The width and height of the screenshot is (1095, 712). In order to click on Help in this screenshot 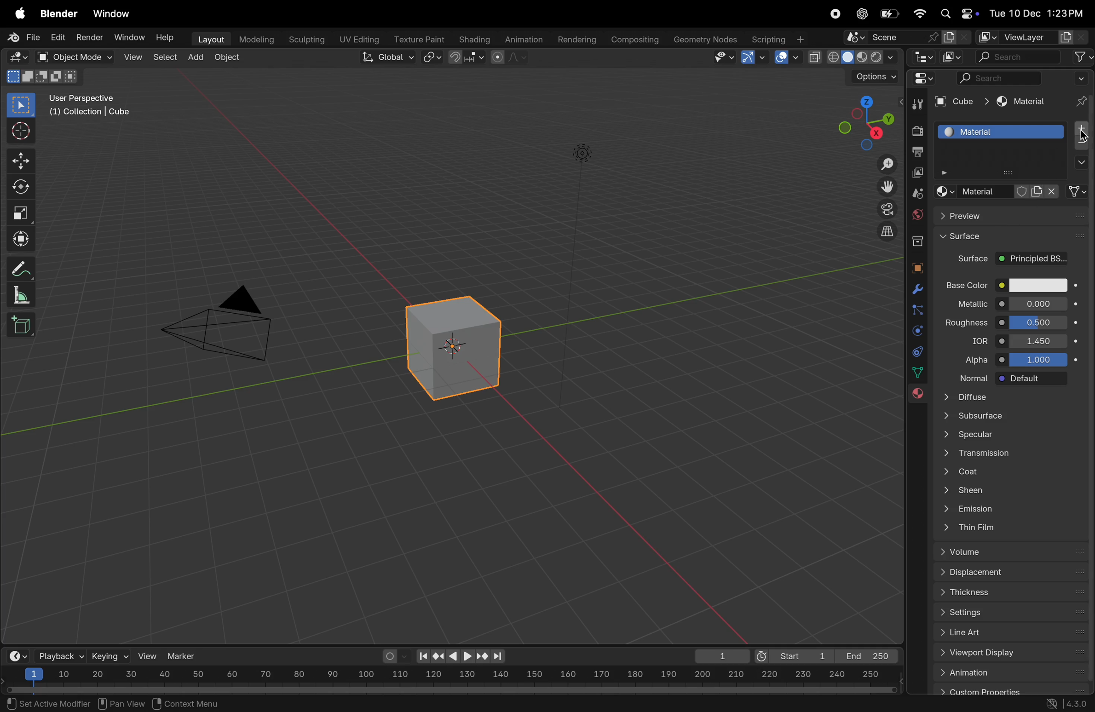, I will do `click(167, 38)`.